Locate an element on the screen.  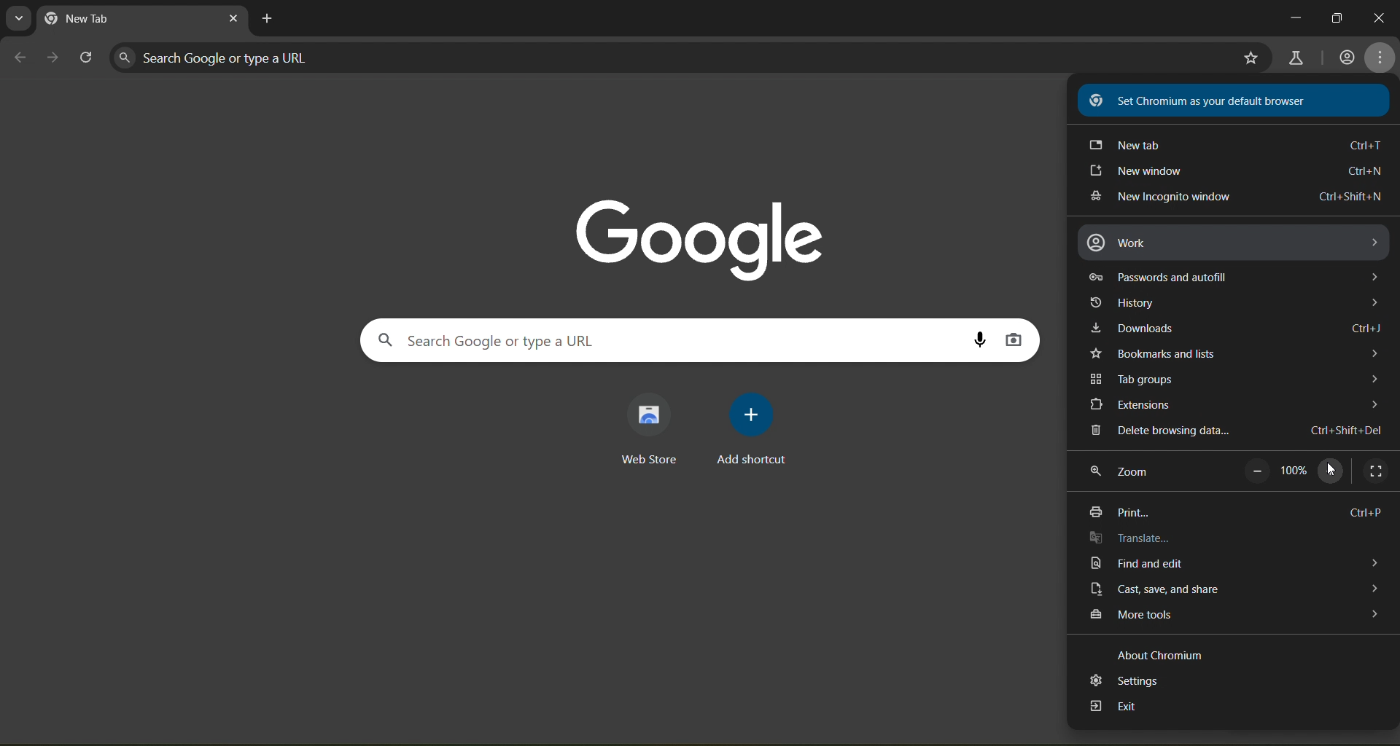
search panel is located at coordinates (222, 56).